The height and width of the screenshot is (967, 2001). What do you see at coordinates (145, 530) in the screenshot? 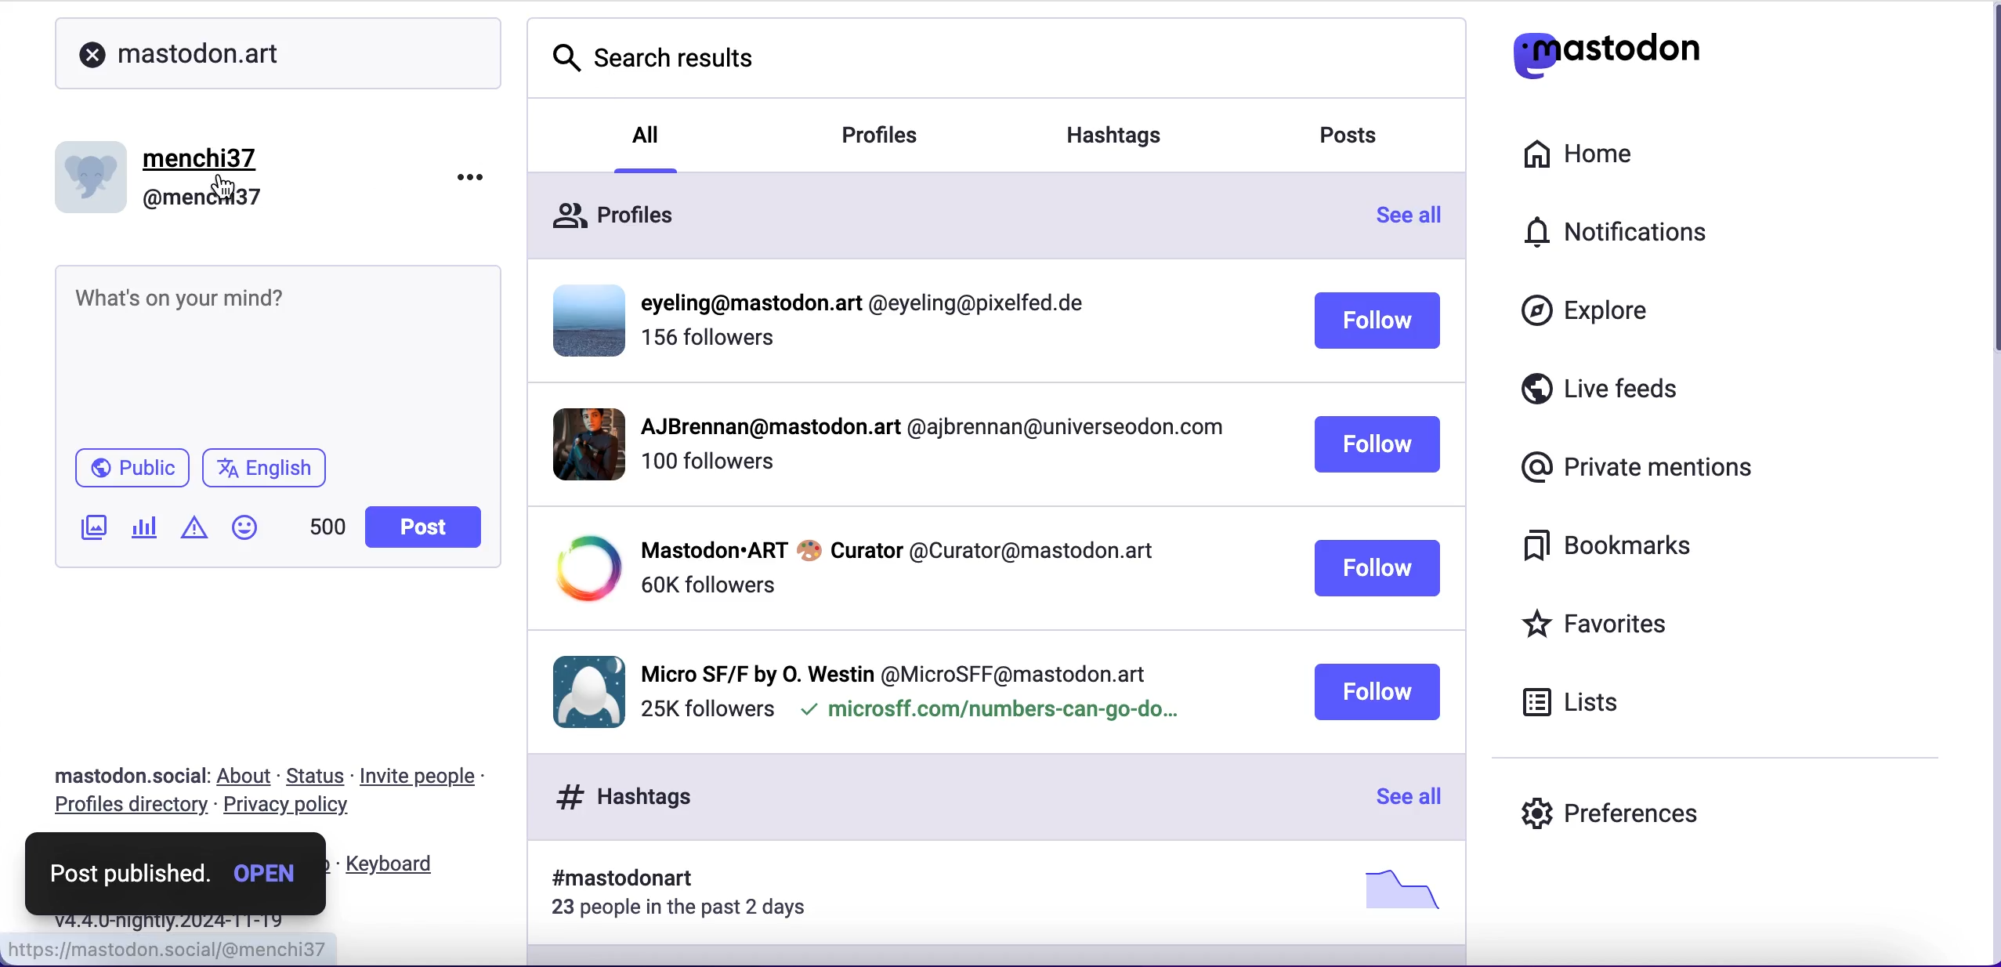
I see `add poll` at bounding box center [145, 530].